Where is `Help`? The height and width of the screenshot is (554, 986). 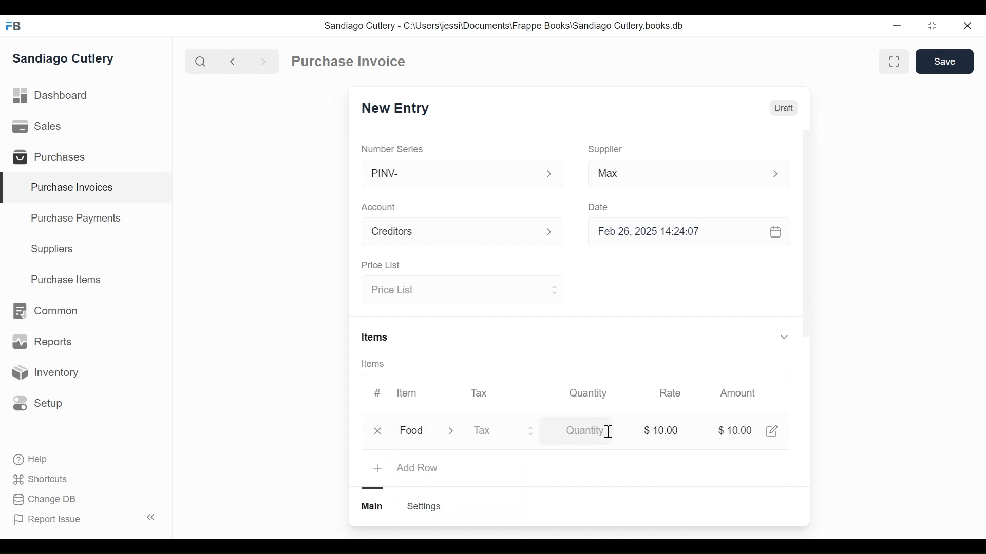 Help is located at coordinates (31, 460).